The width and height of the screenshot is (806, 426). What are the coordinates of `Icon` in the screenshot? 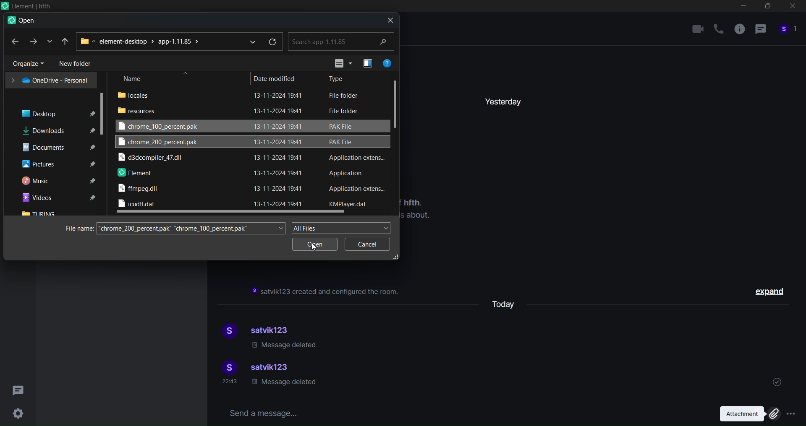 It's located at (26, 6).